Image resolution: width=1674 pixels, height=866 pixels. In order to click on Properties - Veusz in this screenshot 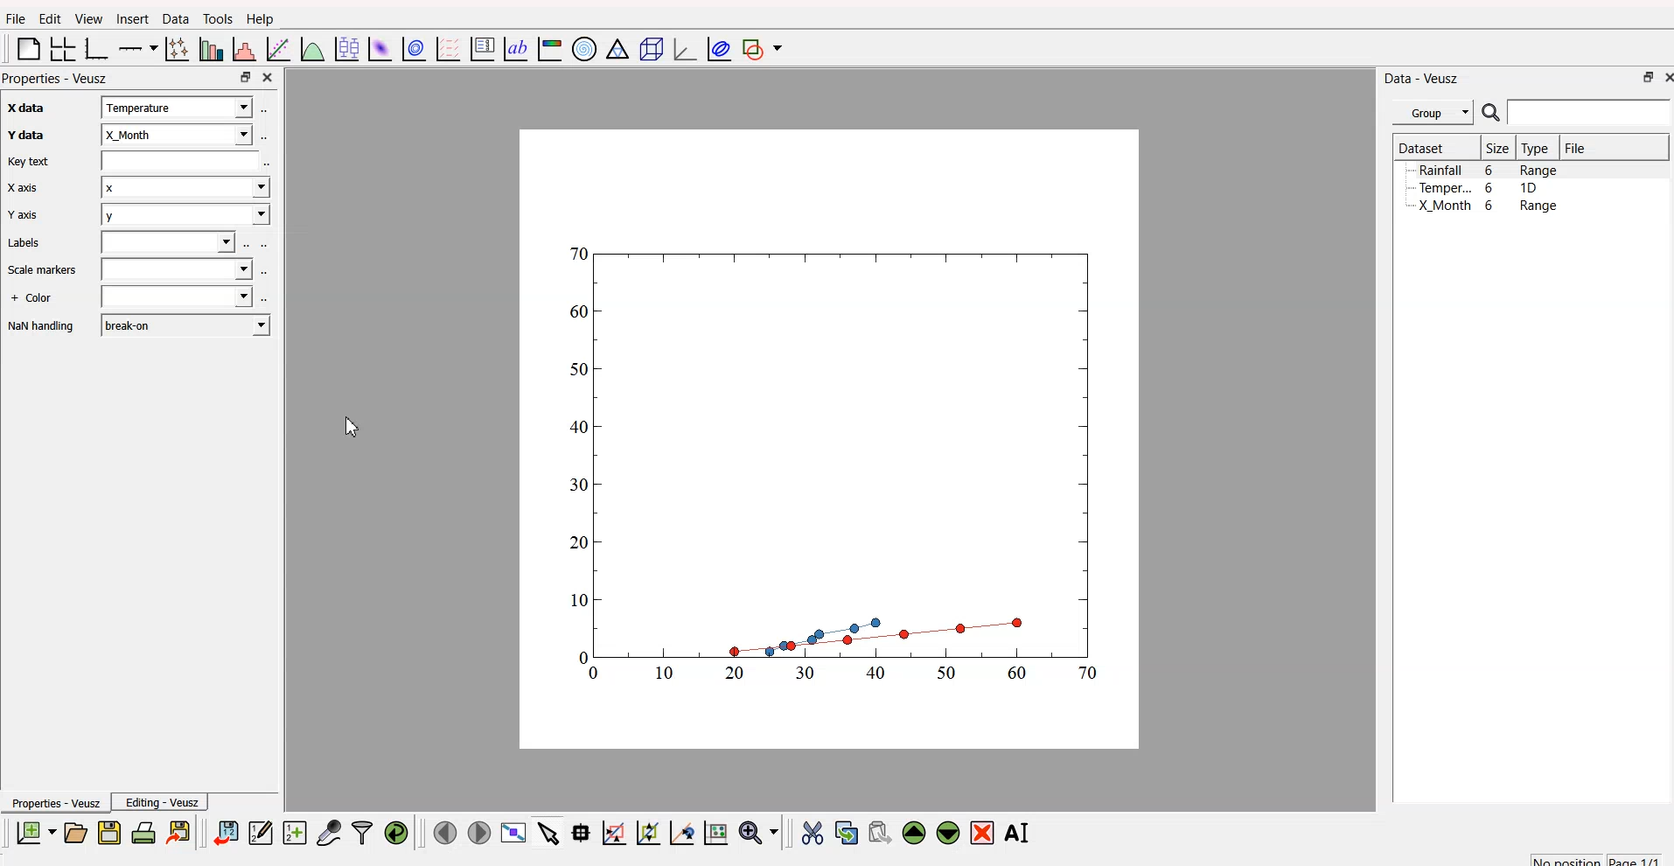, I will do `click(54, 802)`.